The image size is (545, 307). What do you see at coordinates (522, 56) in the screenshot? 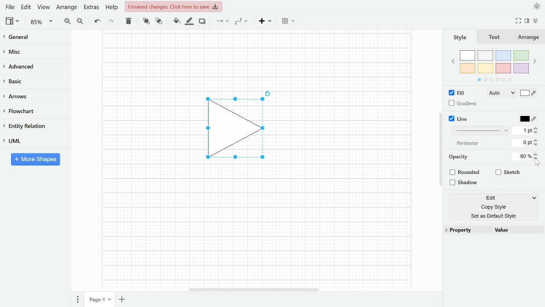
I see `green` at bounding box center [522, 56].